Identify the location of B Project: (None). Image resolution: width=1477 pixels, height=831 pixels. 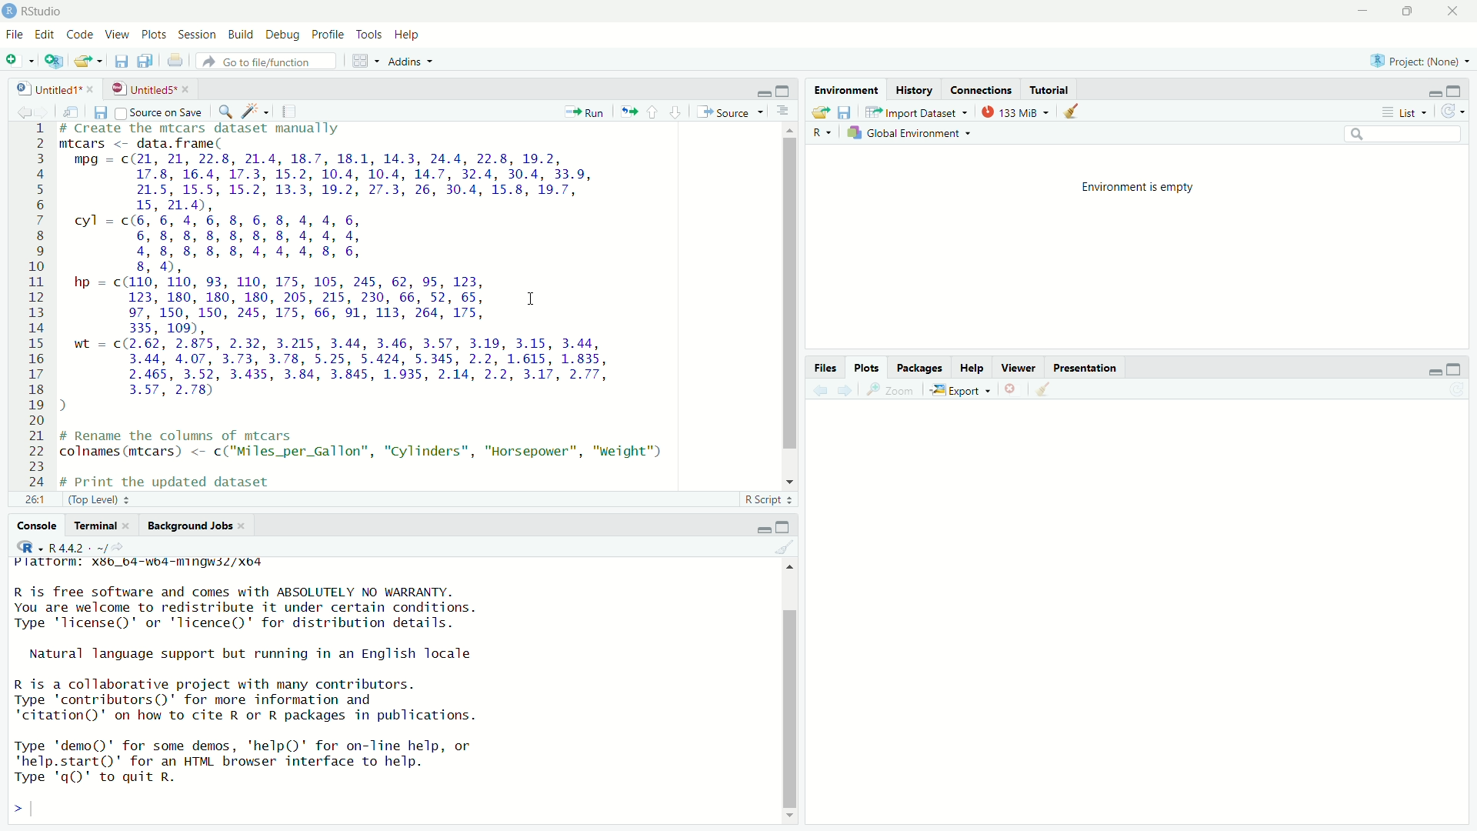
(1416, 62).